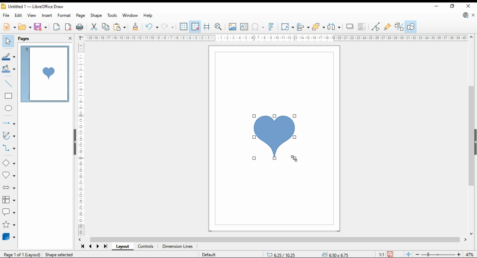  What do you see at coordinates (195, 26) in the screenshot?
I see `snap to grid` at bounding box center [195, 26].